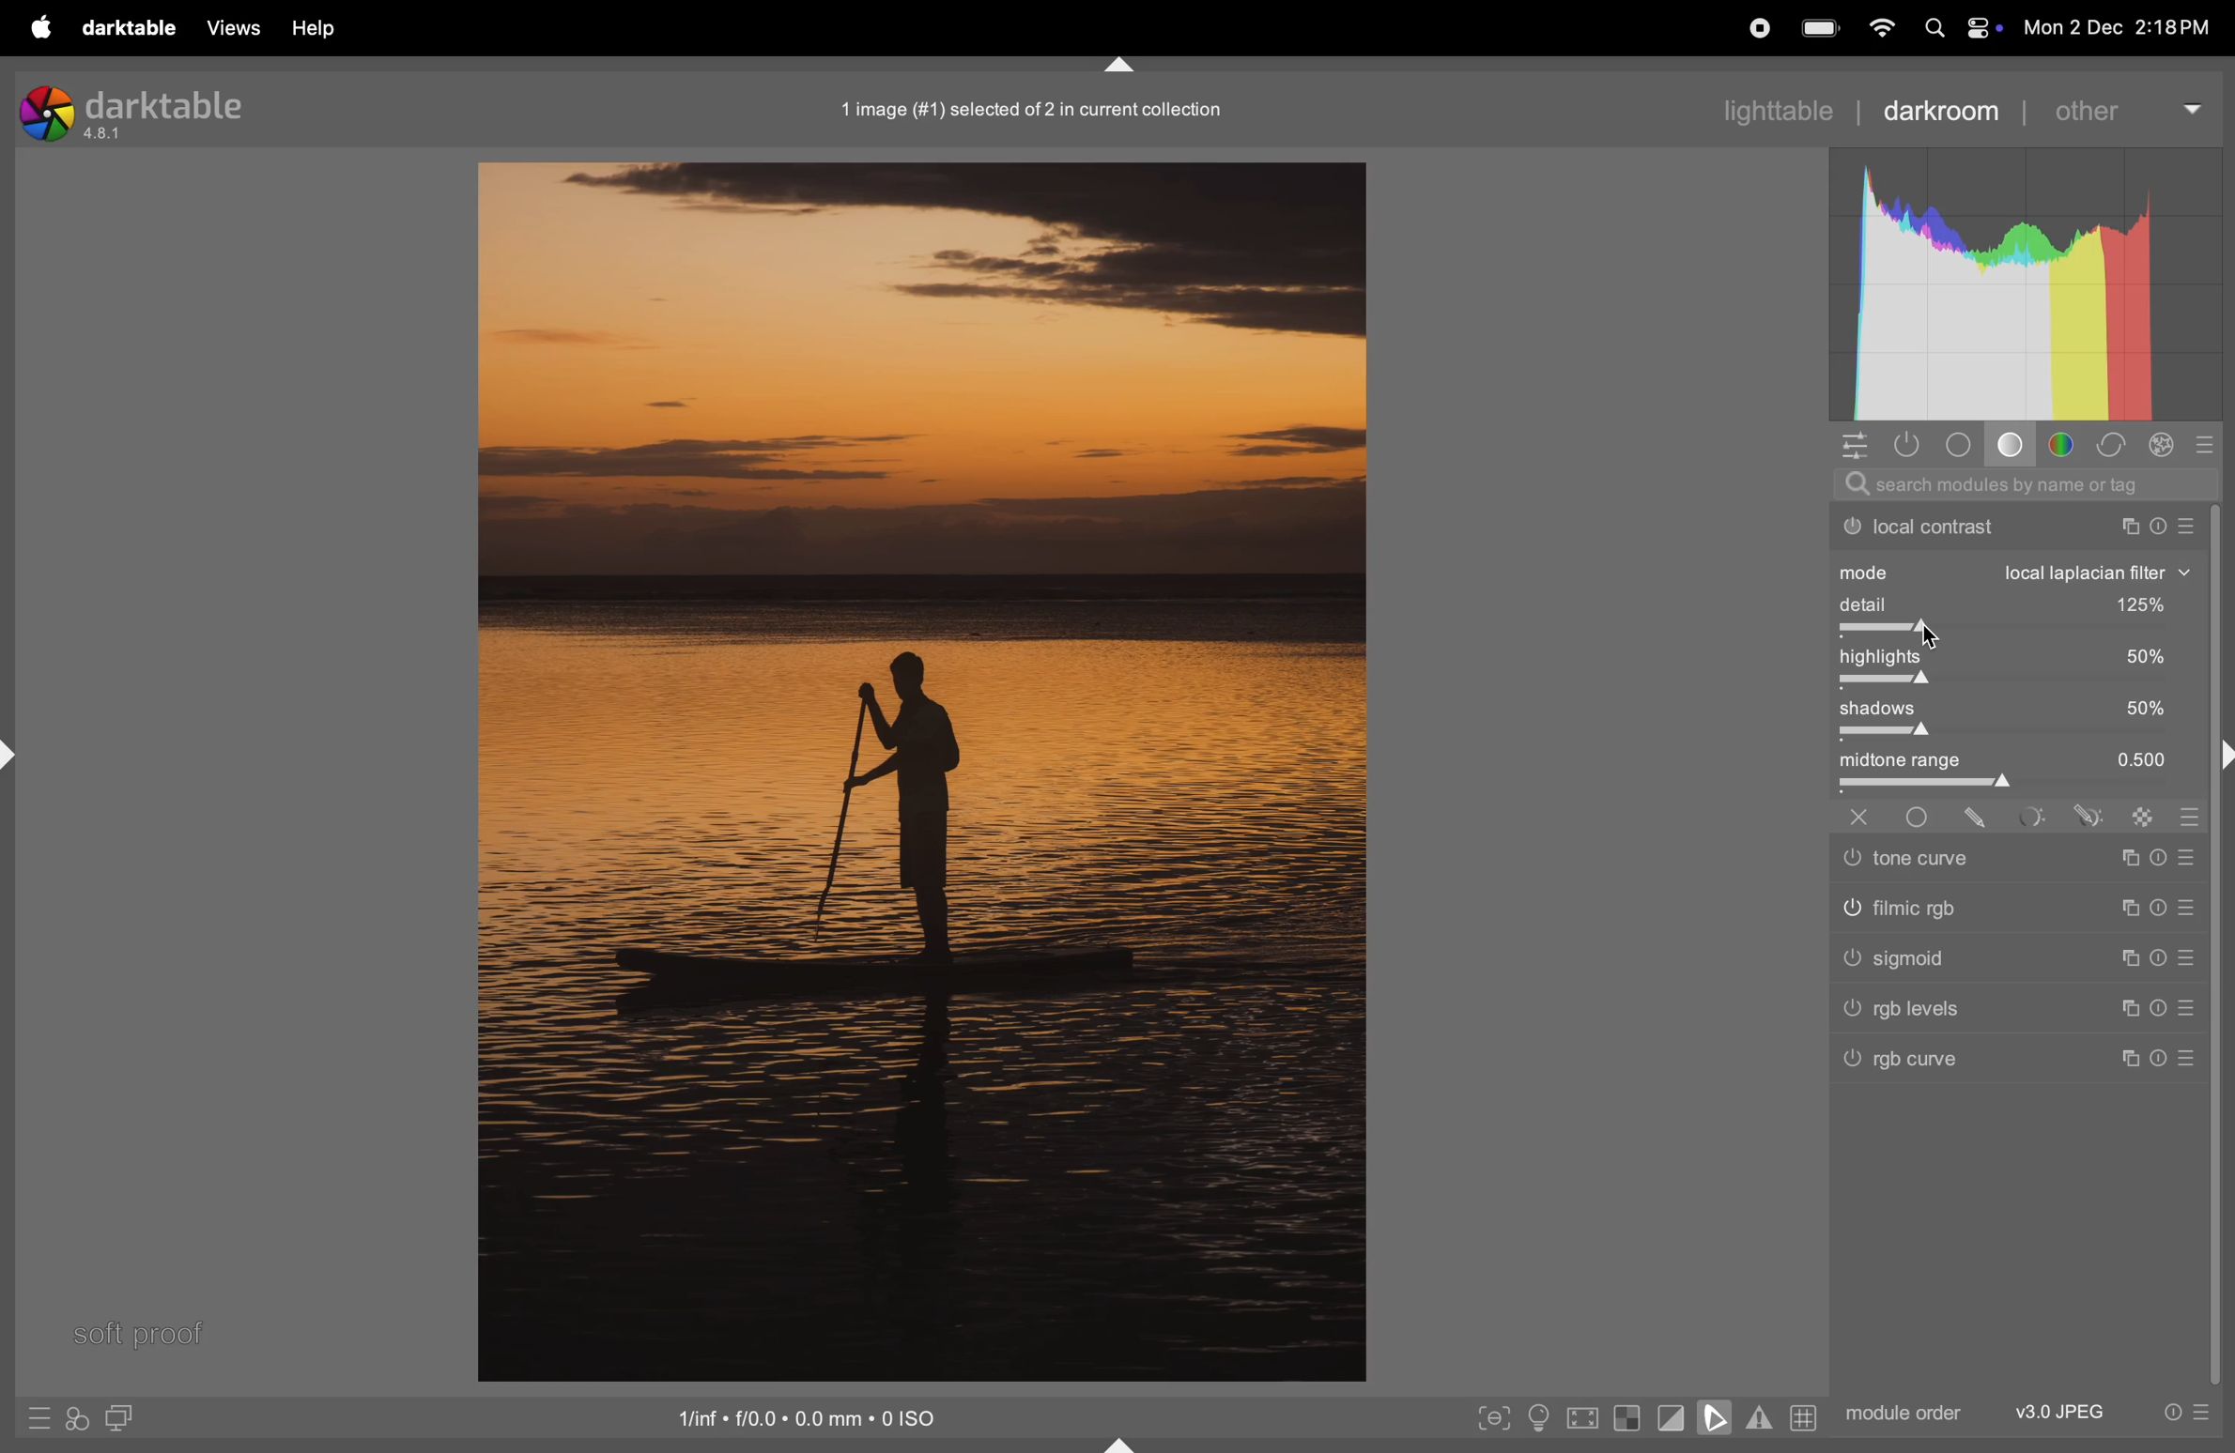  Describe the element at coordinates (1959, 443) in the screenshot. I see `base` at that location.